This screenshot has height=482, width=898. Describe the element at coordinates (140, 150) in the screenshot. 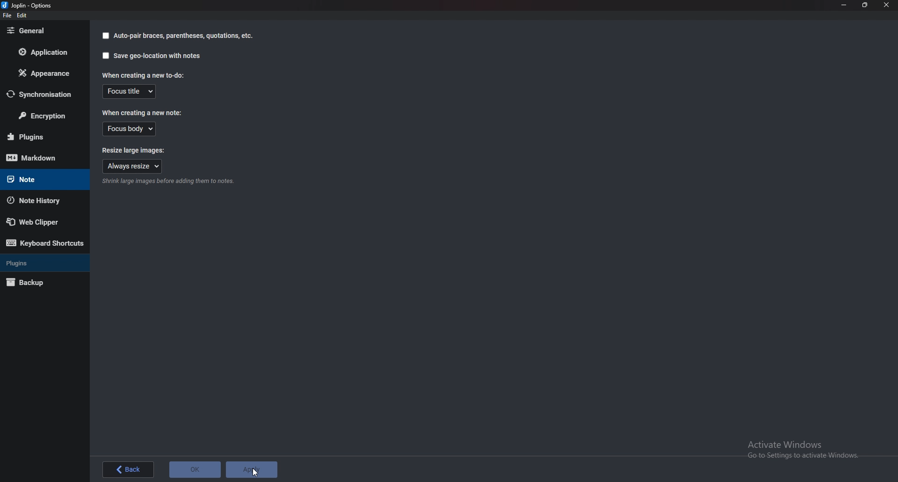

I see `Resize large images` at that location.